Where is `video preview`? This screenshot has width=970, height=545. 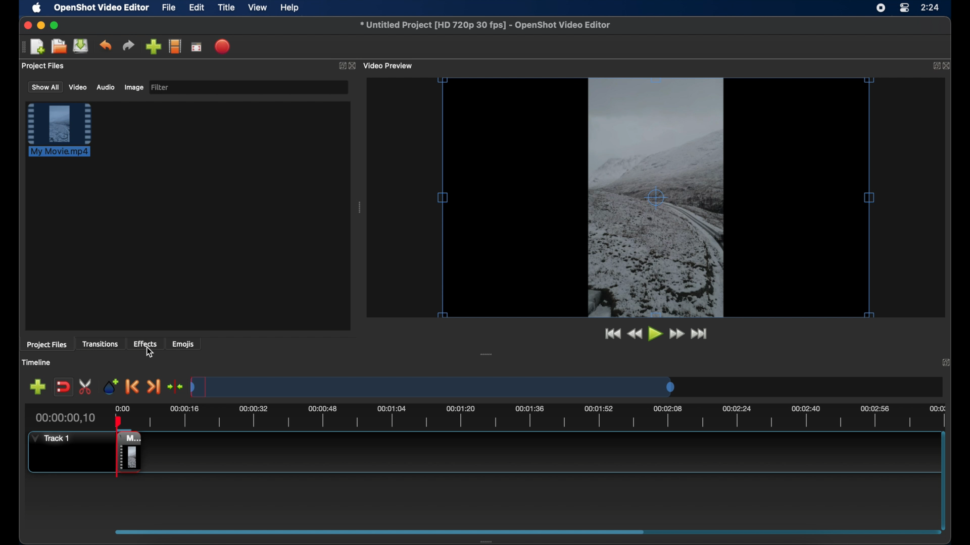 video preview is located at coordinates (389, 65).